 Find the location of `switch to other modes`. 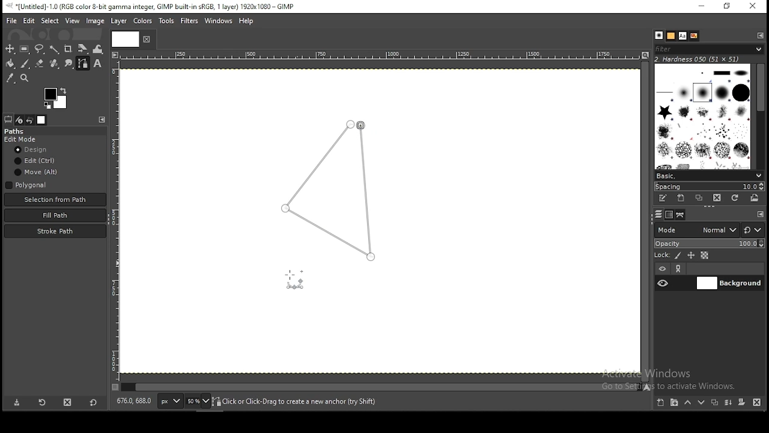

switch to other modes is located at coordinates (754, 230).